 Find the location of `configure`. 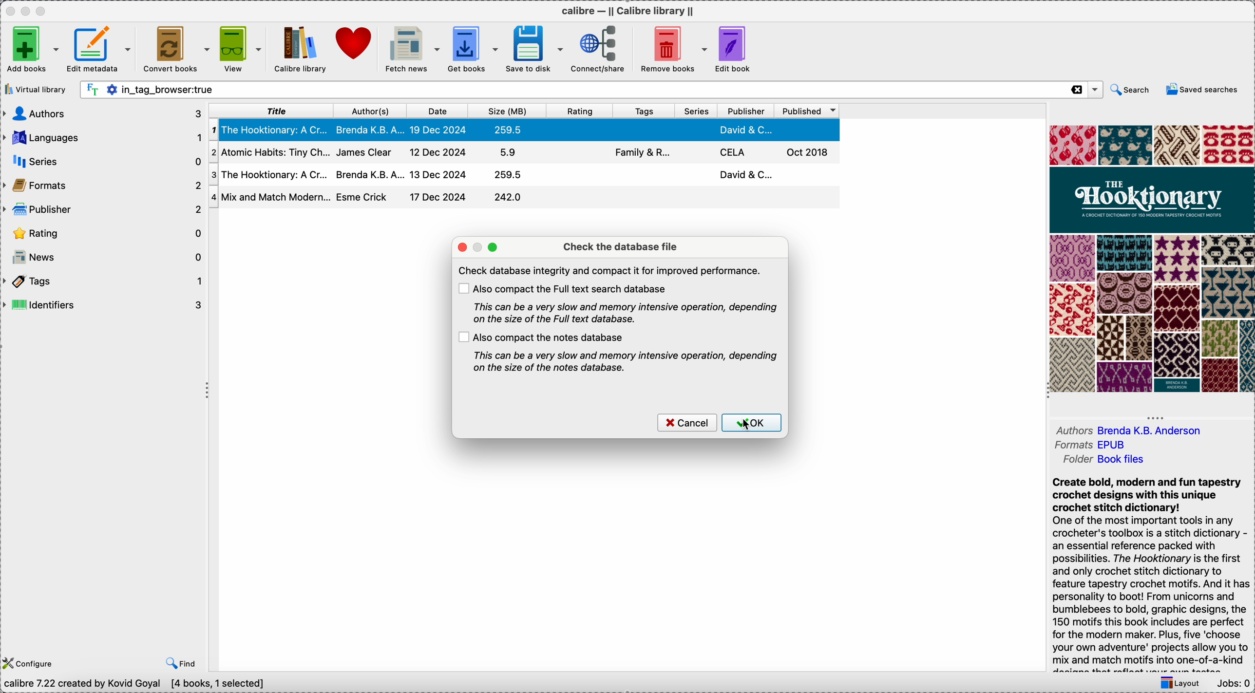

configure is located at coordinates (29, 663).